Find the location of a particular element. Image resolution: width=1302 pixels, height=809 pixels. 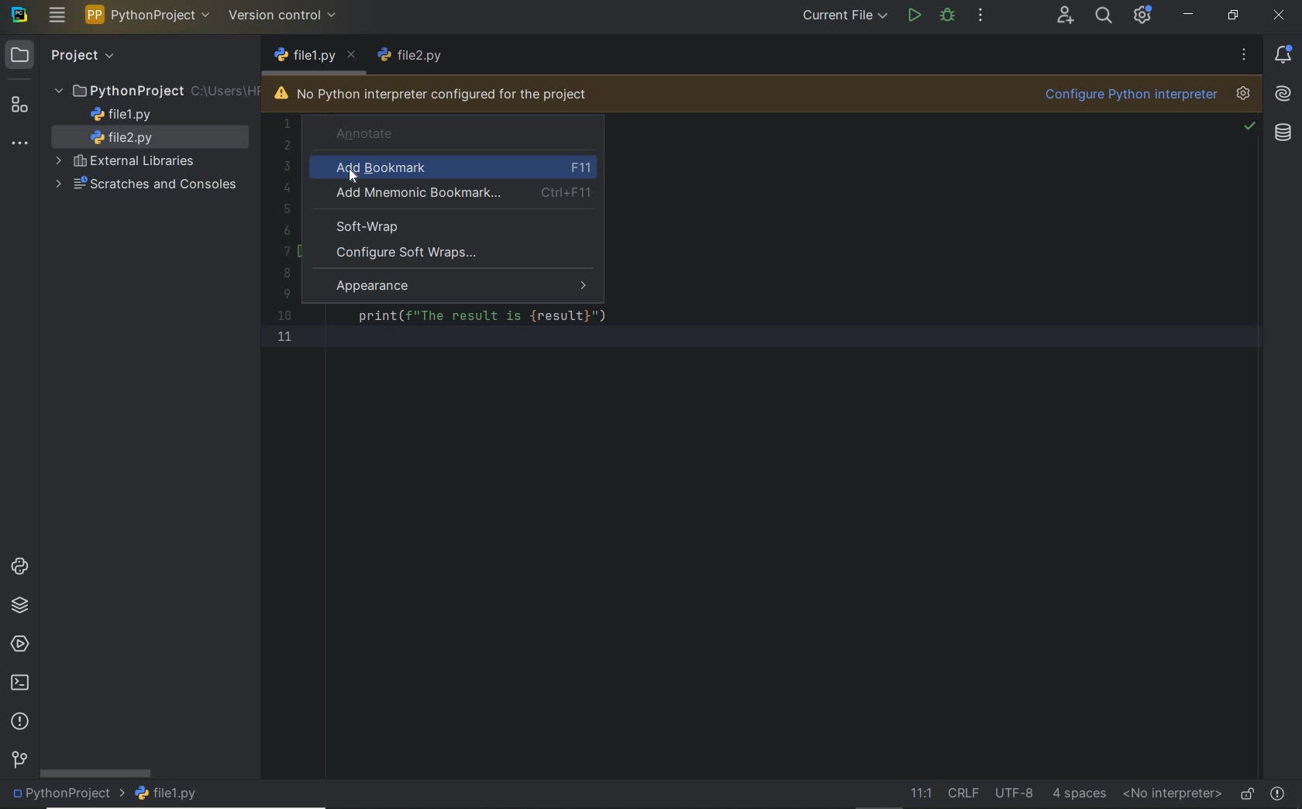

file name 2 is located at coordinates (128, 139).